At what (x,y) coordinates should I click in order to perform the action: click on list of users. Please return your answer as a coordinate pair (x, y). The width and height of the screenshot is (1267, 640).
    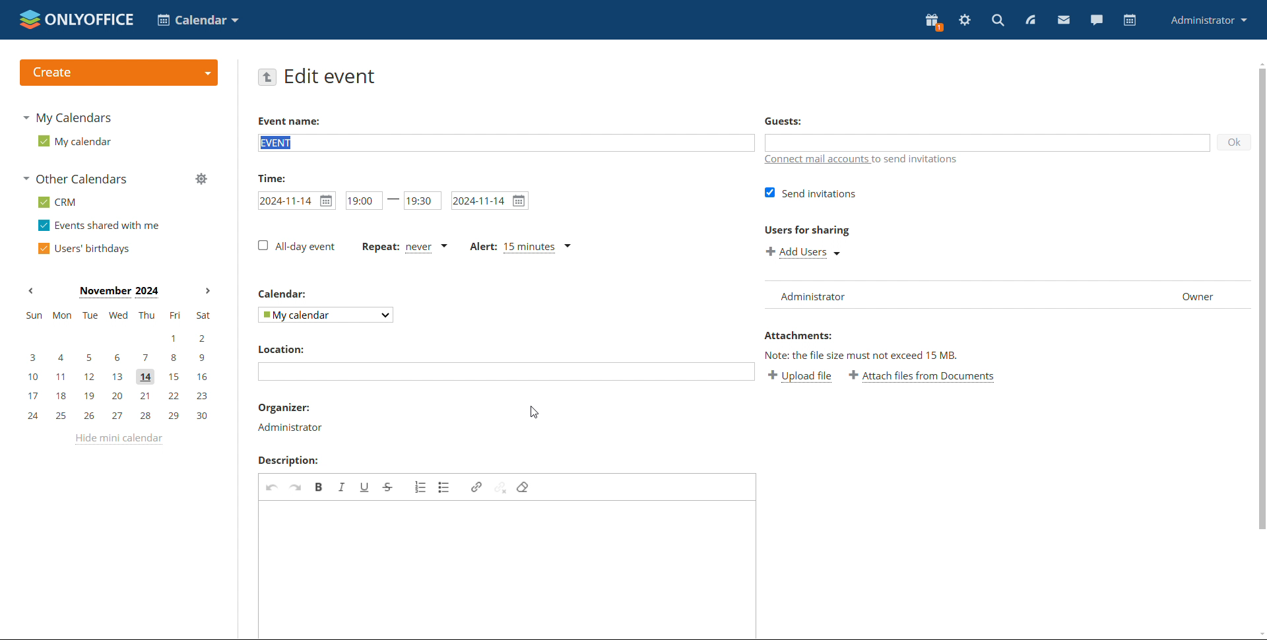
    Looking at the image, I should click on (1007, 295).